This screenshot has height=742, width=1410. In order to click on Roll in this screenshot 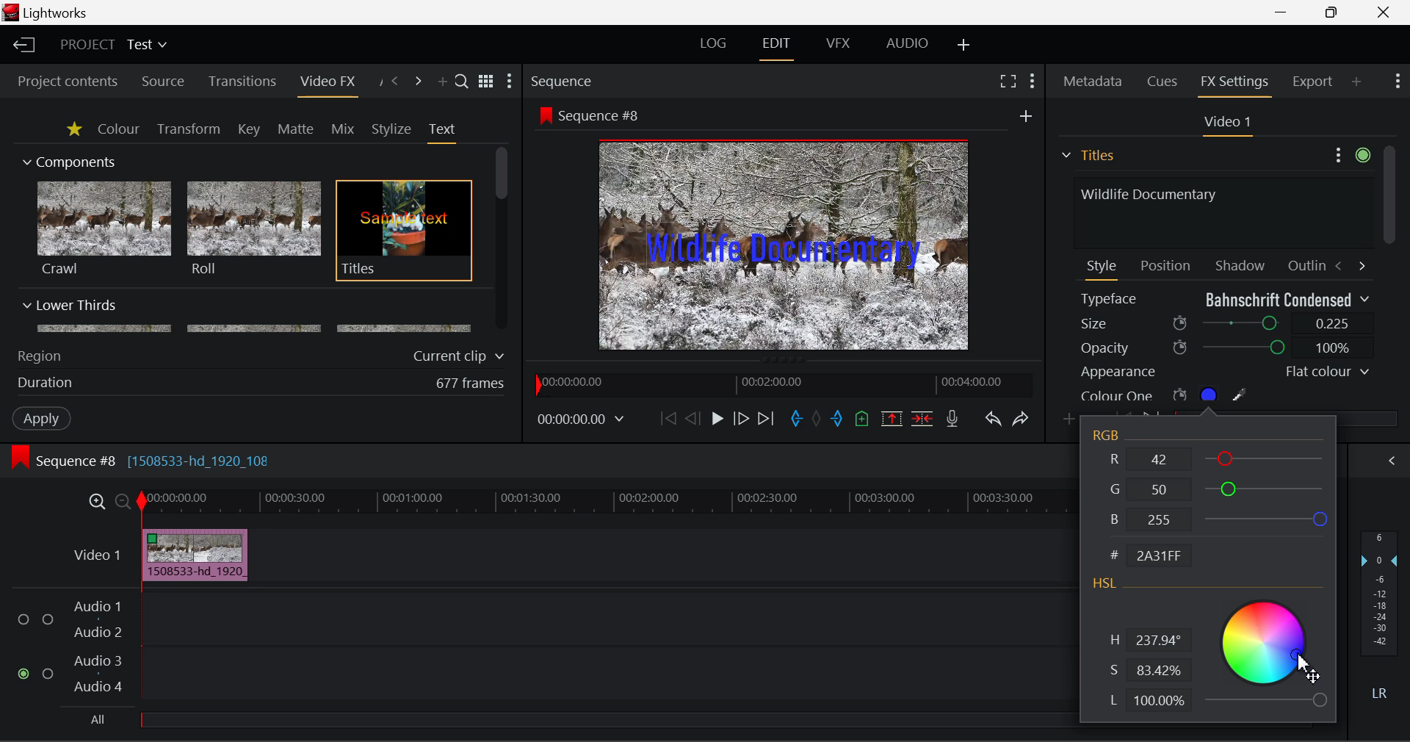, I will do `click(253, 229)`.